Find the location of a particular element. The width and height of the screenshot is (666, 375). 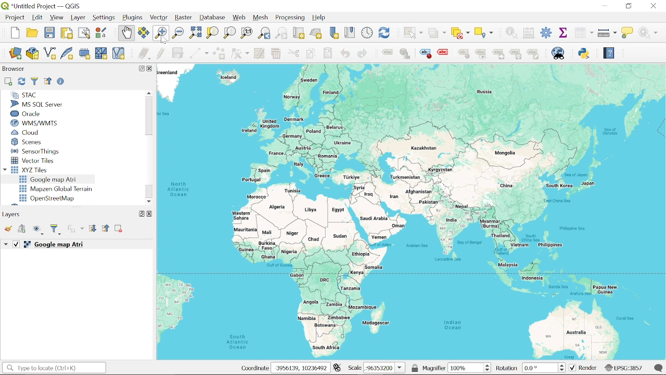

Zoom in is located at coordinates (160, 33).